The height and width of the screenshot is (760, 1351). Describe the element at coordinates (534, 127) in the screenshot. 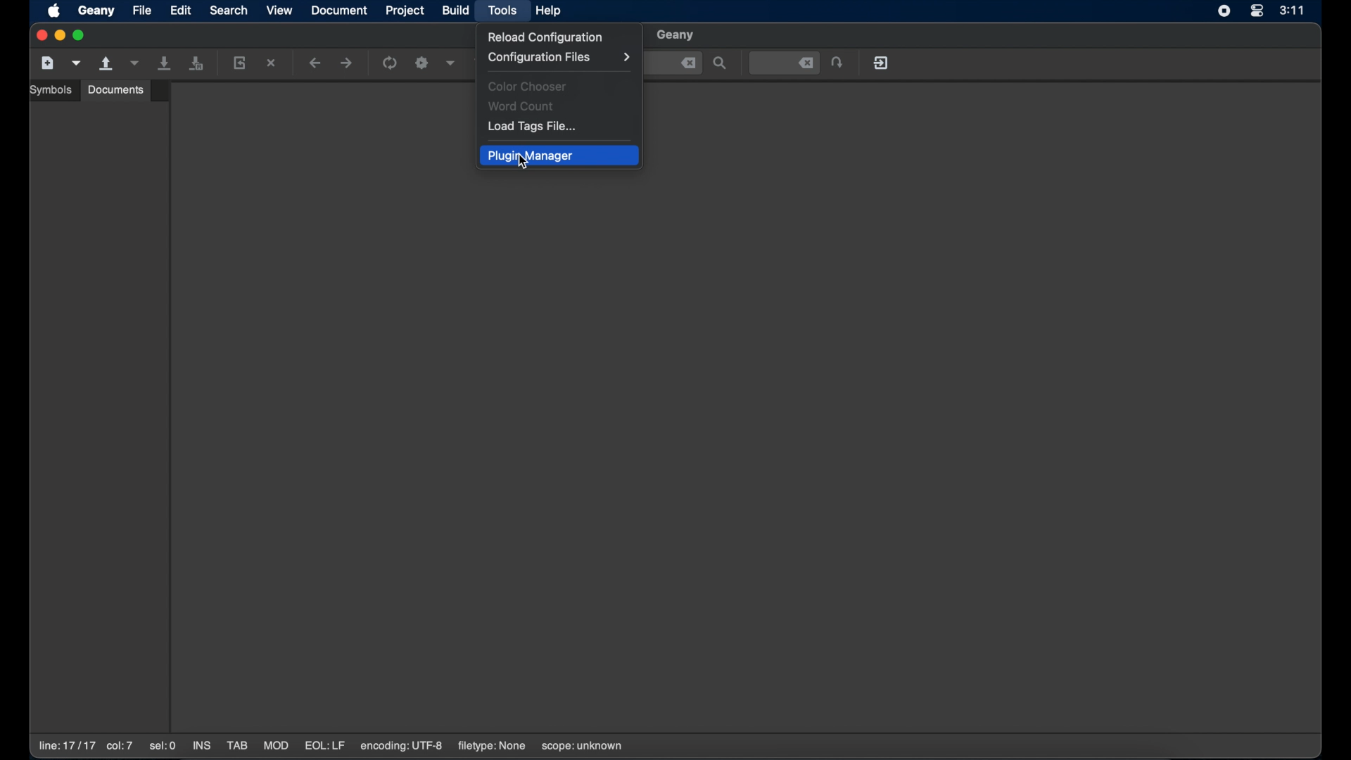

I see `load tags file` at that location.